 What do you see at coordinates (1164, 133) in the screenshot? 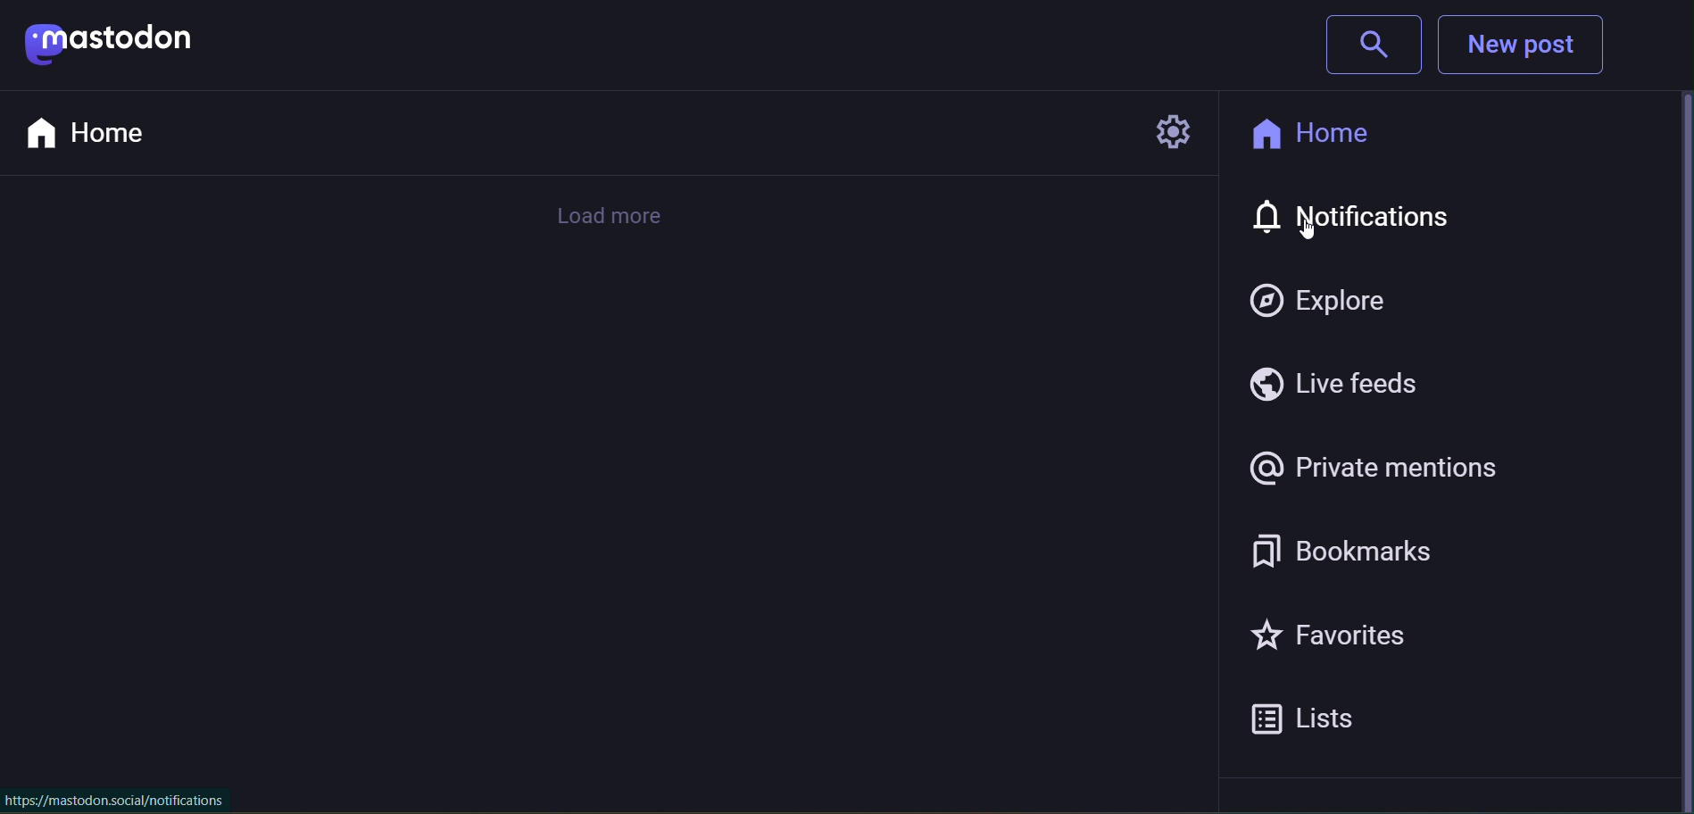
I see `Settings` at bounding box center [1164, 133].